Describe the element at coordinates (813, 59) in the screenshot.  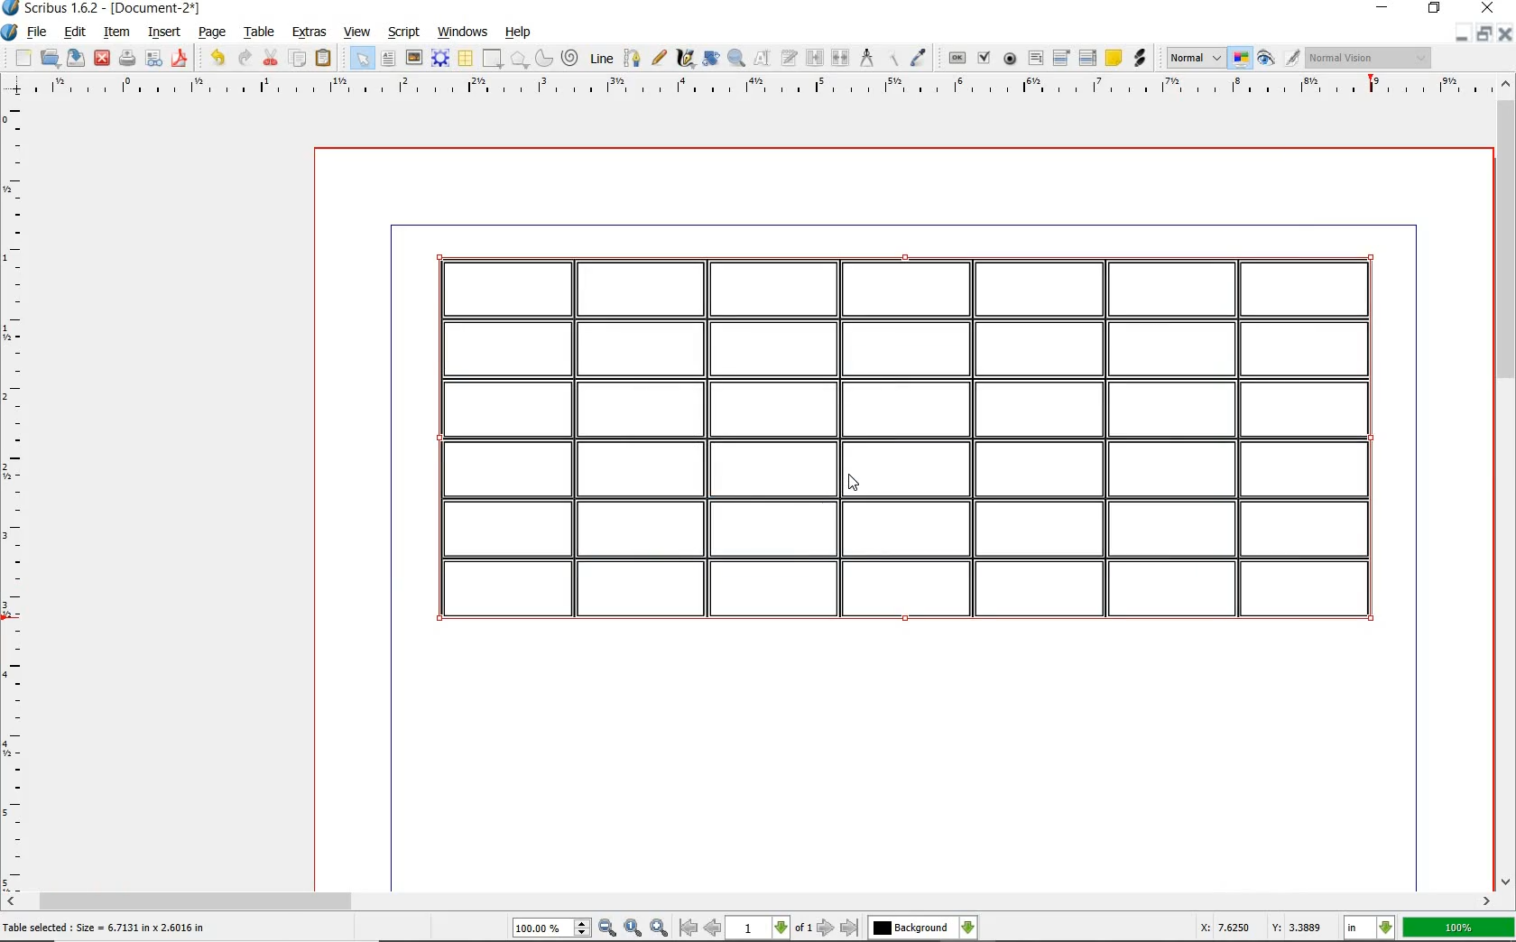
I see `link text frame` at that location.